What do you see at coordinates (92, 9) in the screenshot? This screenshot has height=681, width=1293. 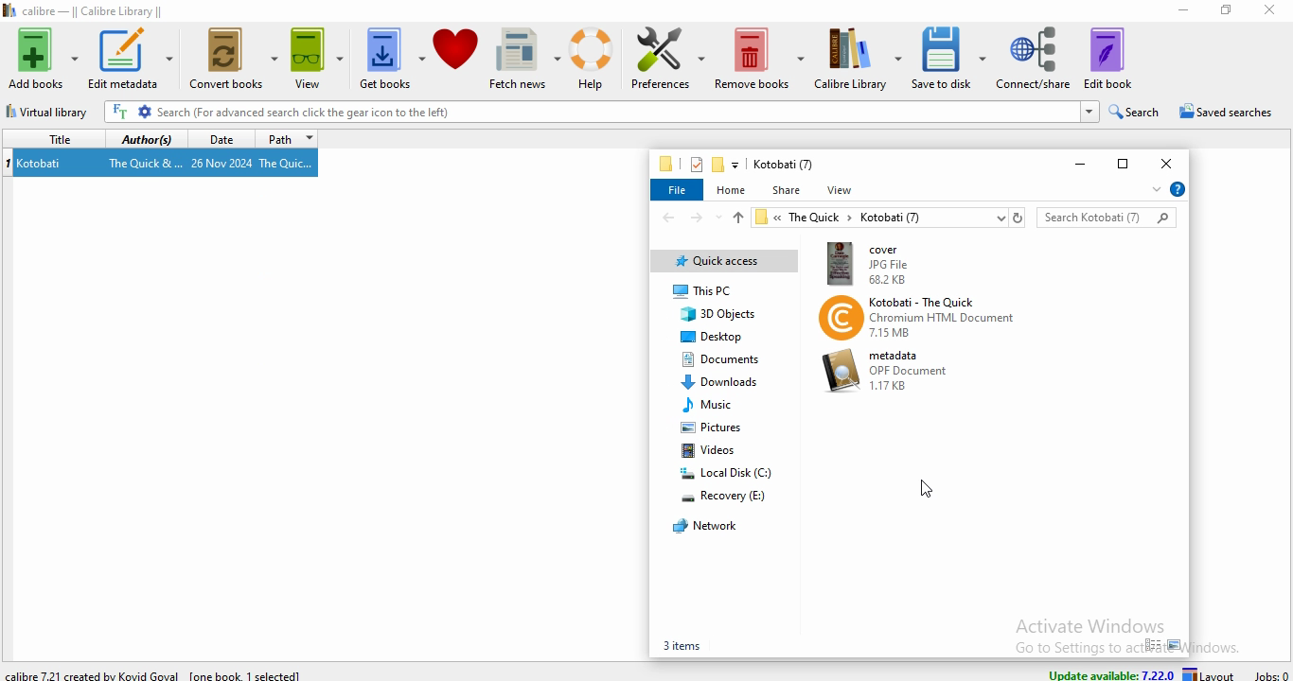 I see `calibre - || Calibre Library ||` at bounding box center [92, 9].